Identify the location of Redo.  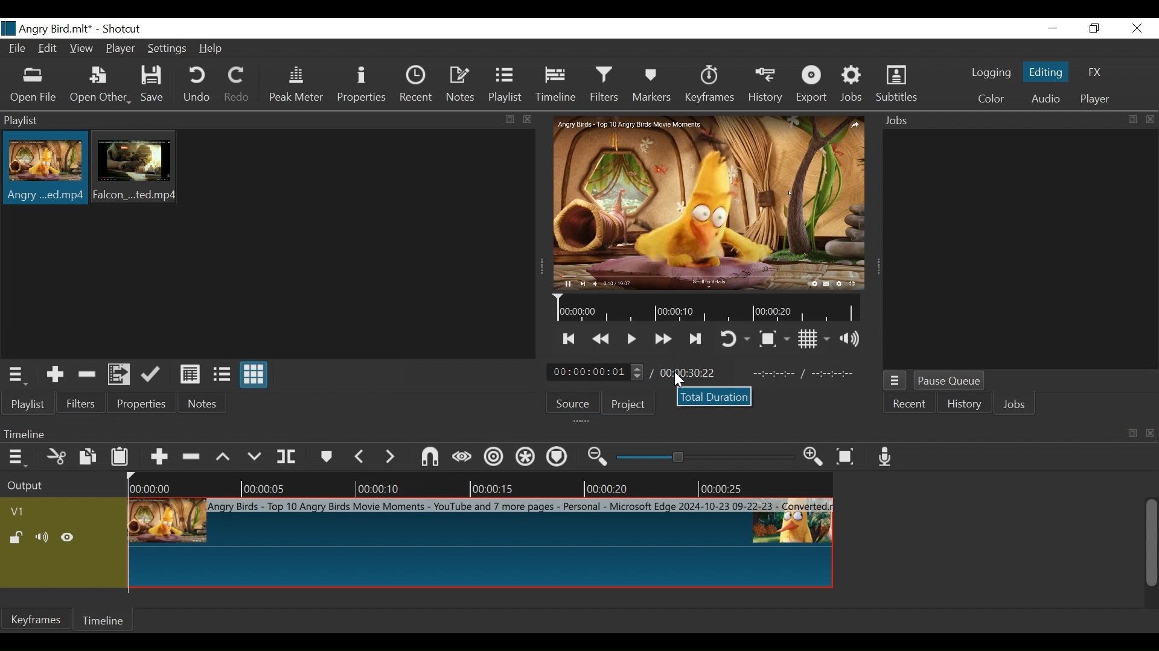
(237, 85).